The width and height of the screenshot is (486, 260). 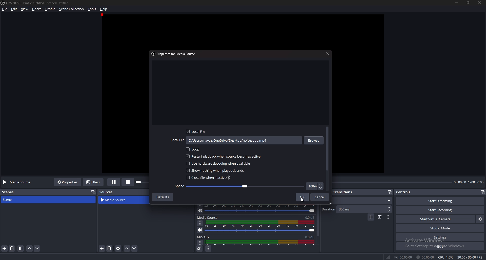 I want to click on media source soundbar, so click(x=262, y=226).